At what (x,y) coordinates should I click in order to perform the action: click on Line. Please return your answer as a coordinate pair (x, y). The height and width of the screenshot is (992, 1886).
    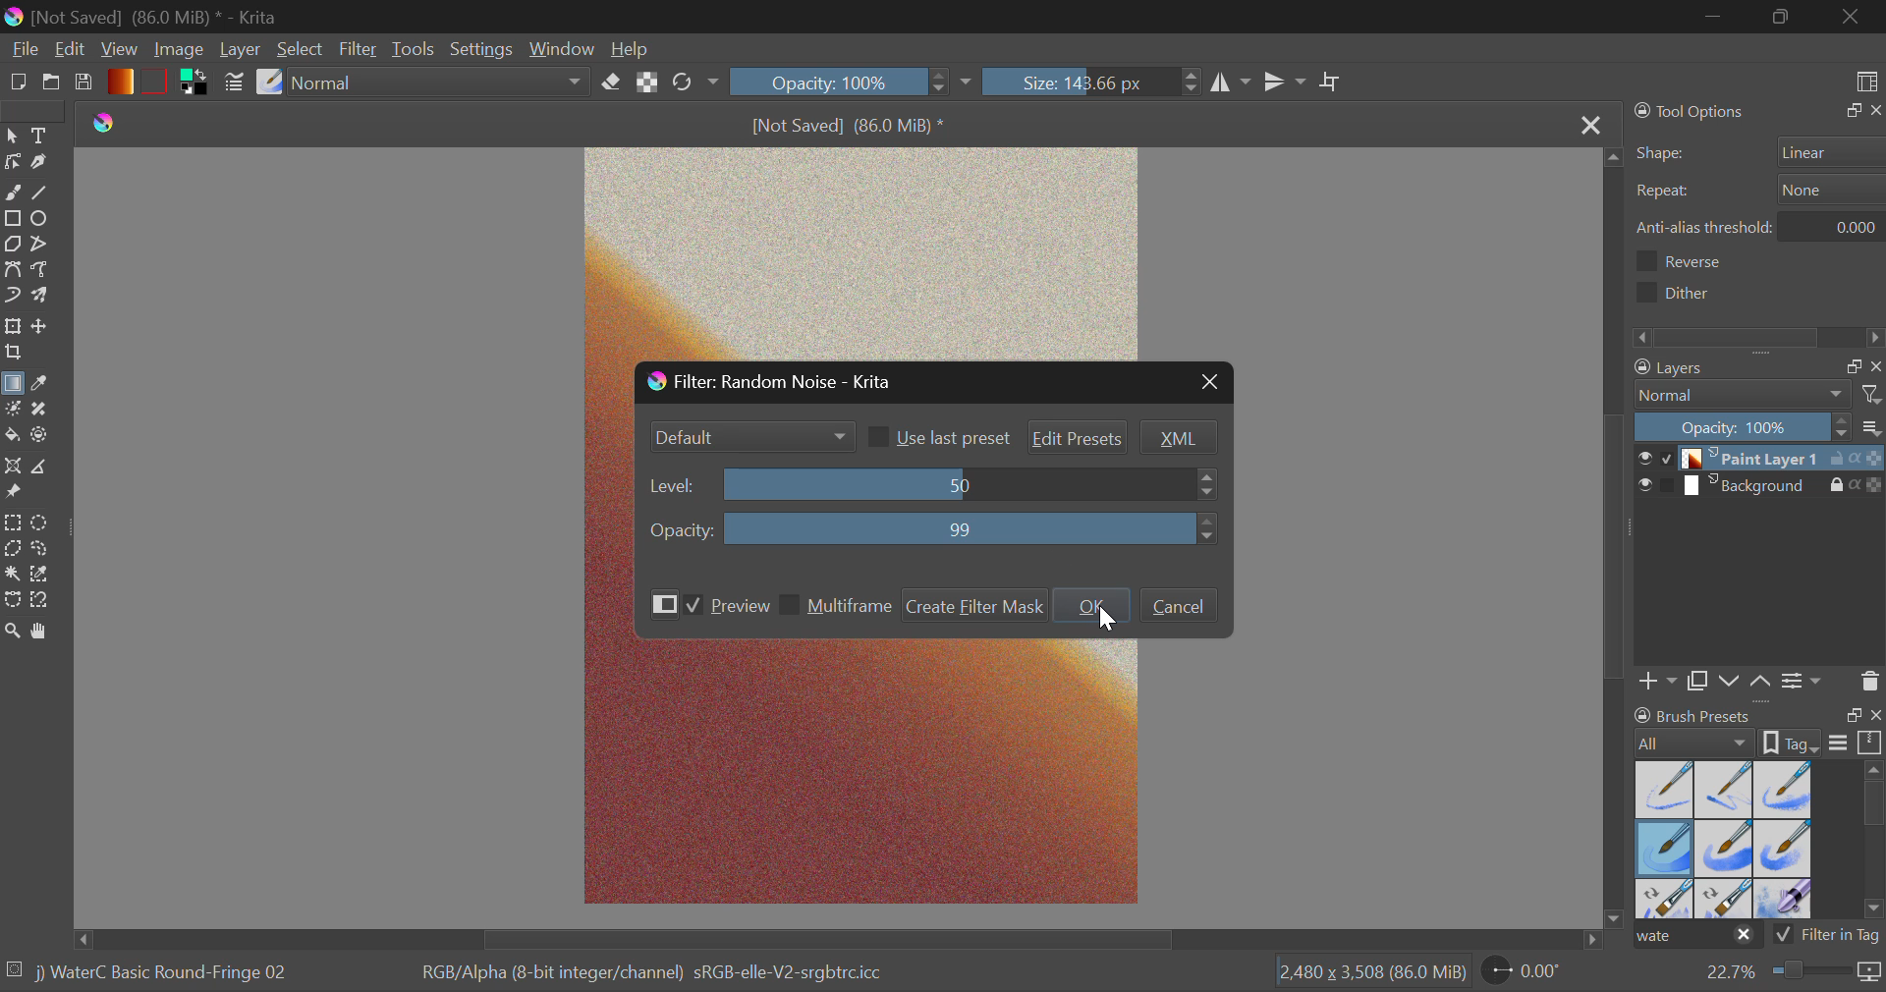
    Looking at the image, I should click on (46, 192).